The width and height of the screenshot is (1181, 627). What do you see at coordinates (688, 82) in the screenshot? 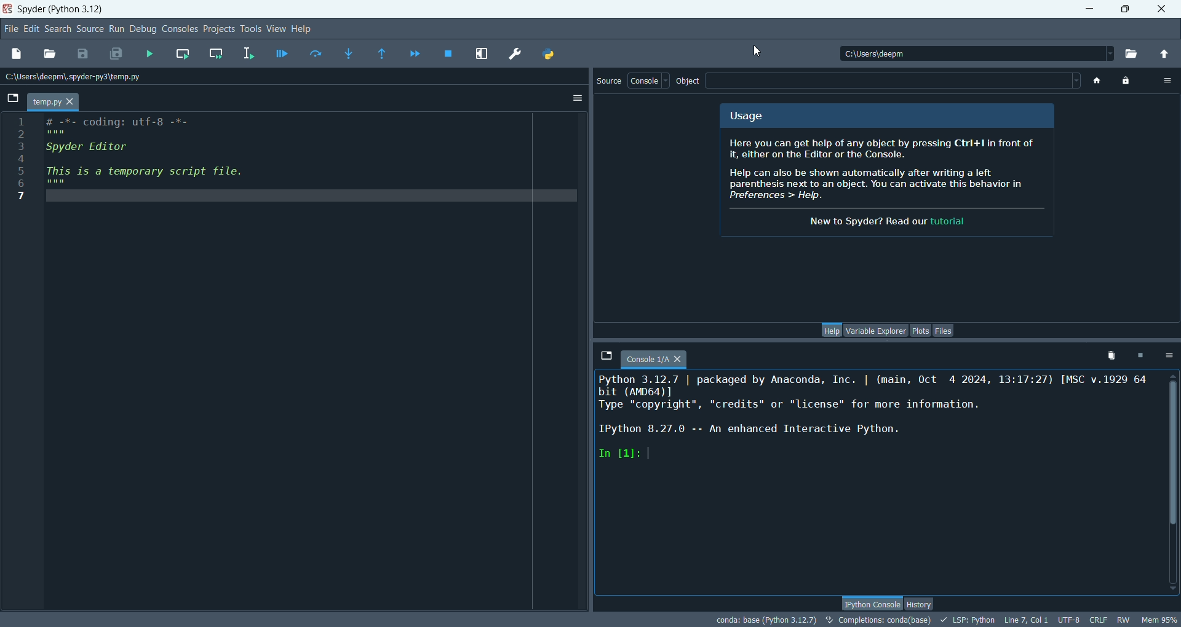
I see `object` at bounding box center [688, 82].